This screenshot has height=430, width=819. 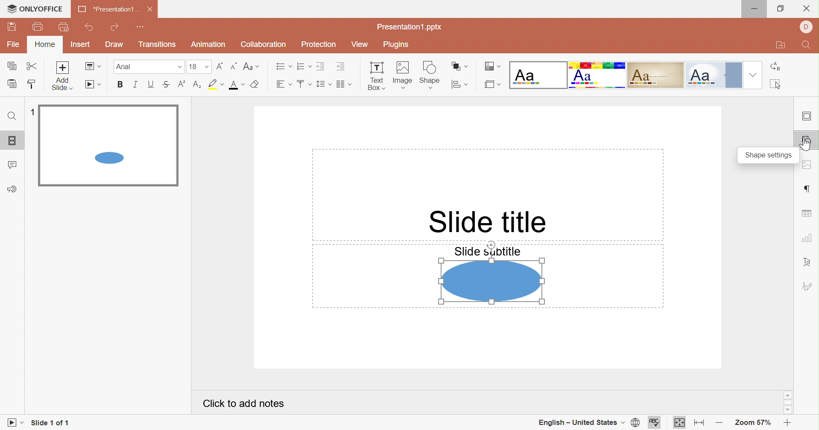 I want to click on Click to add notes, so click(x=243, y=403).